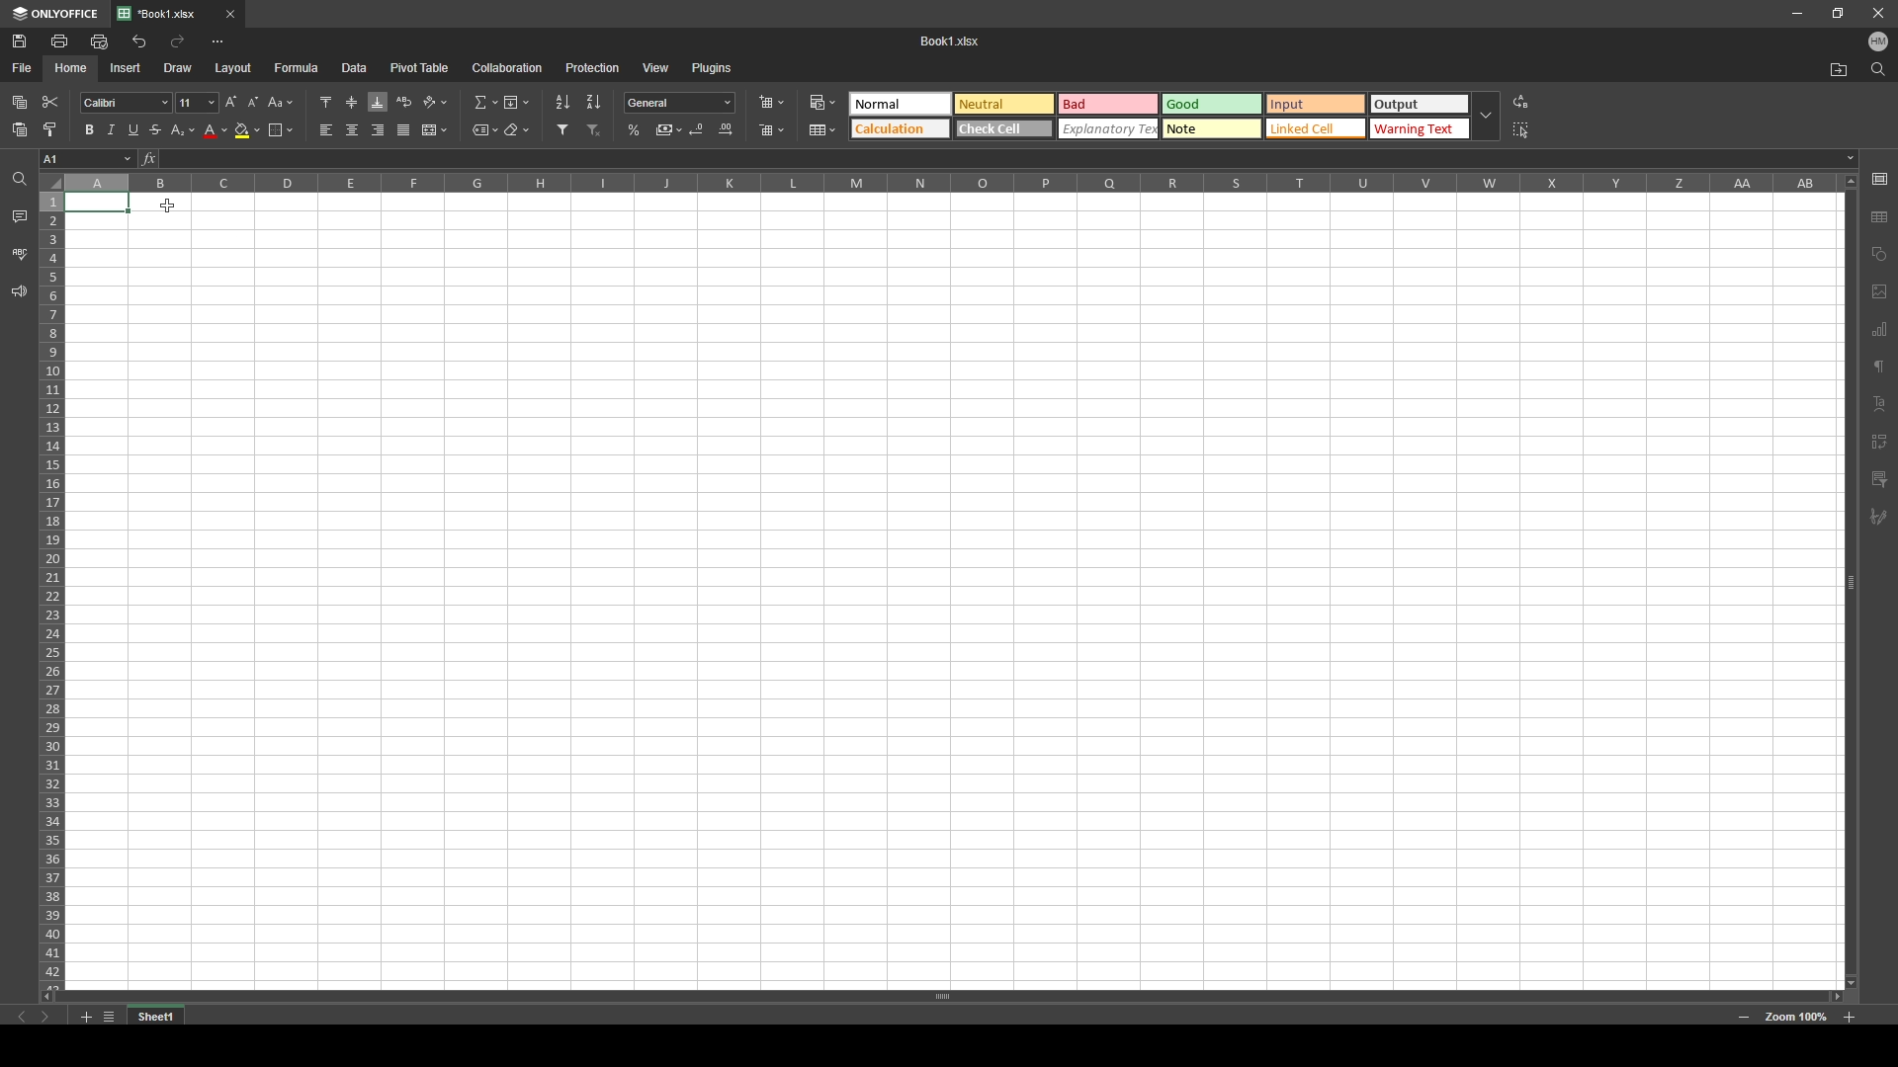 This screenshot has width=1898, height=1067. I want to click on save, so click(19, 41).